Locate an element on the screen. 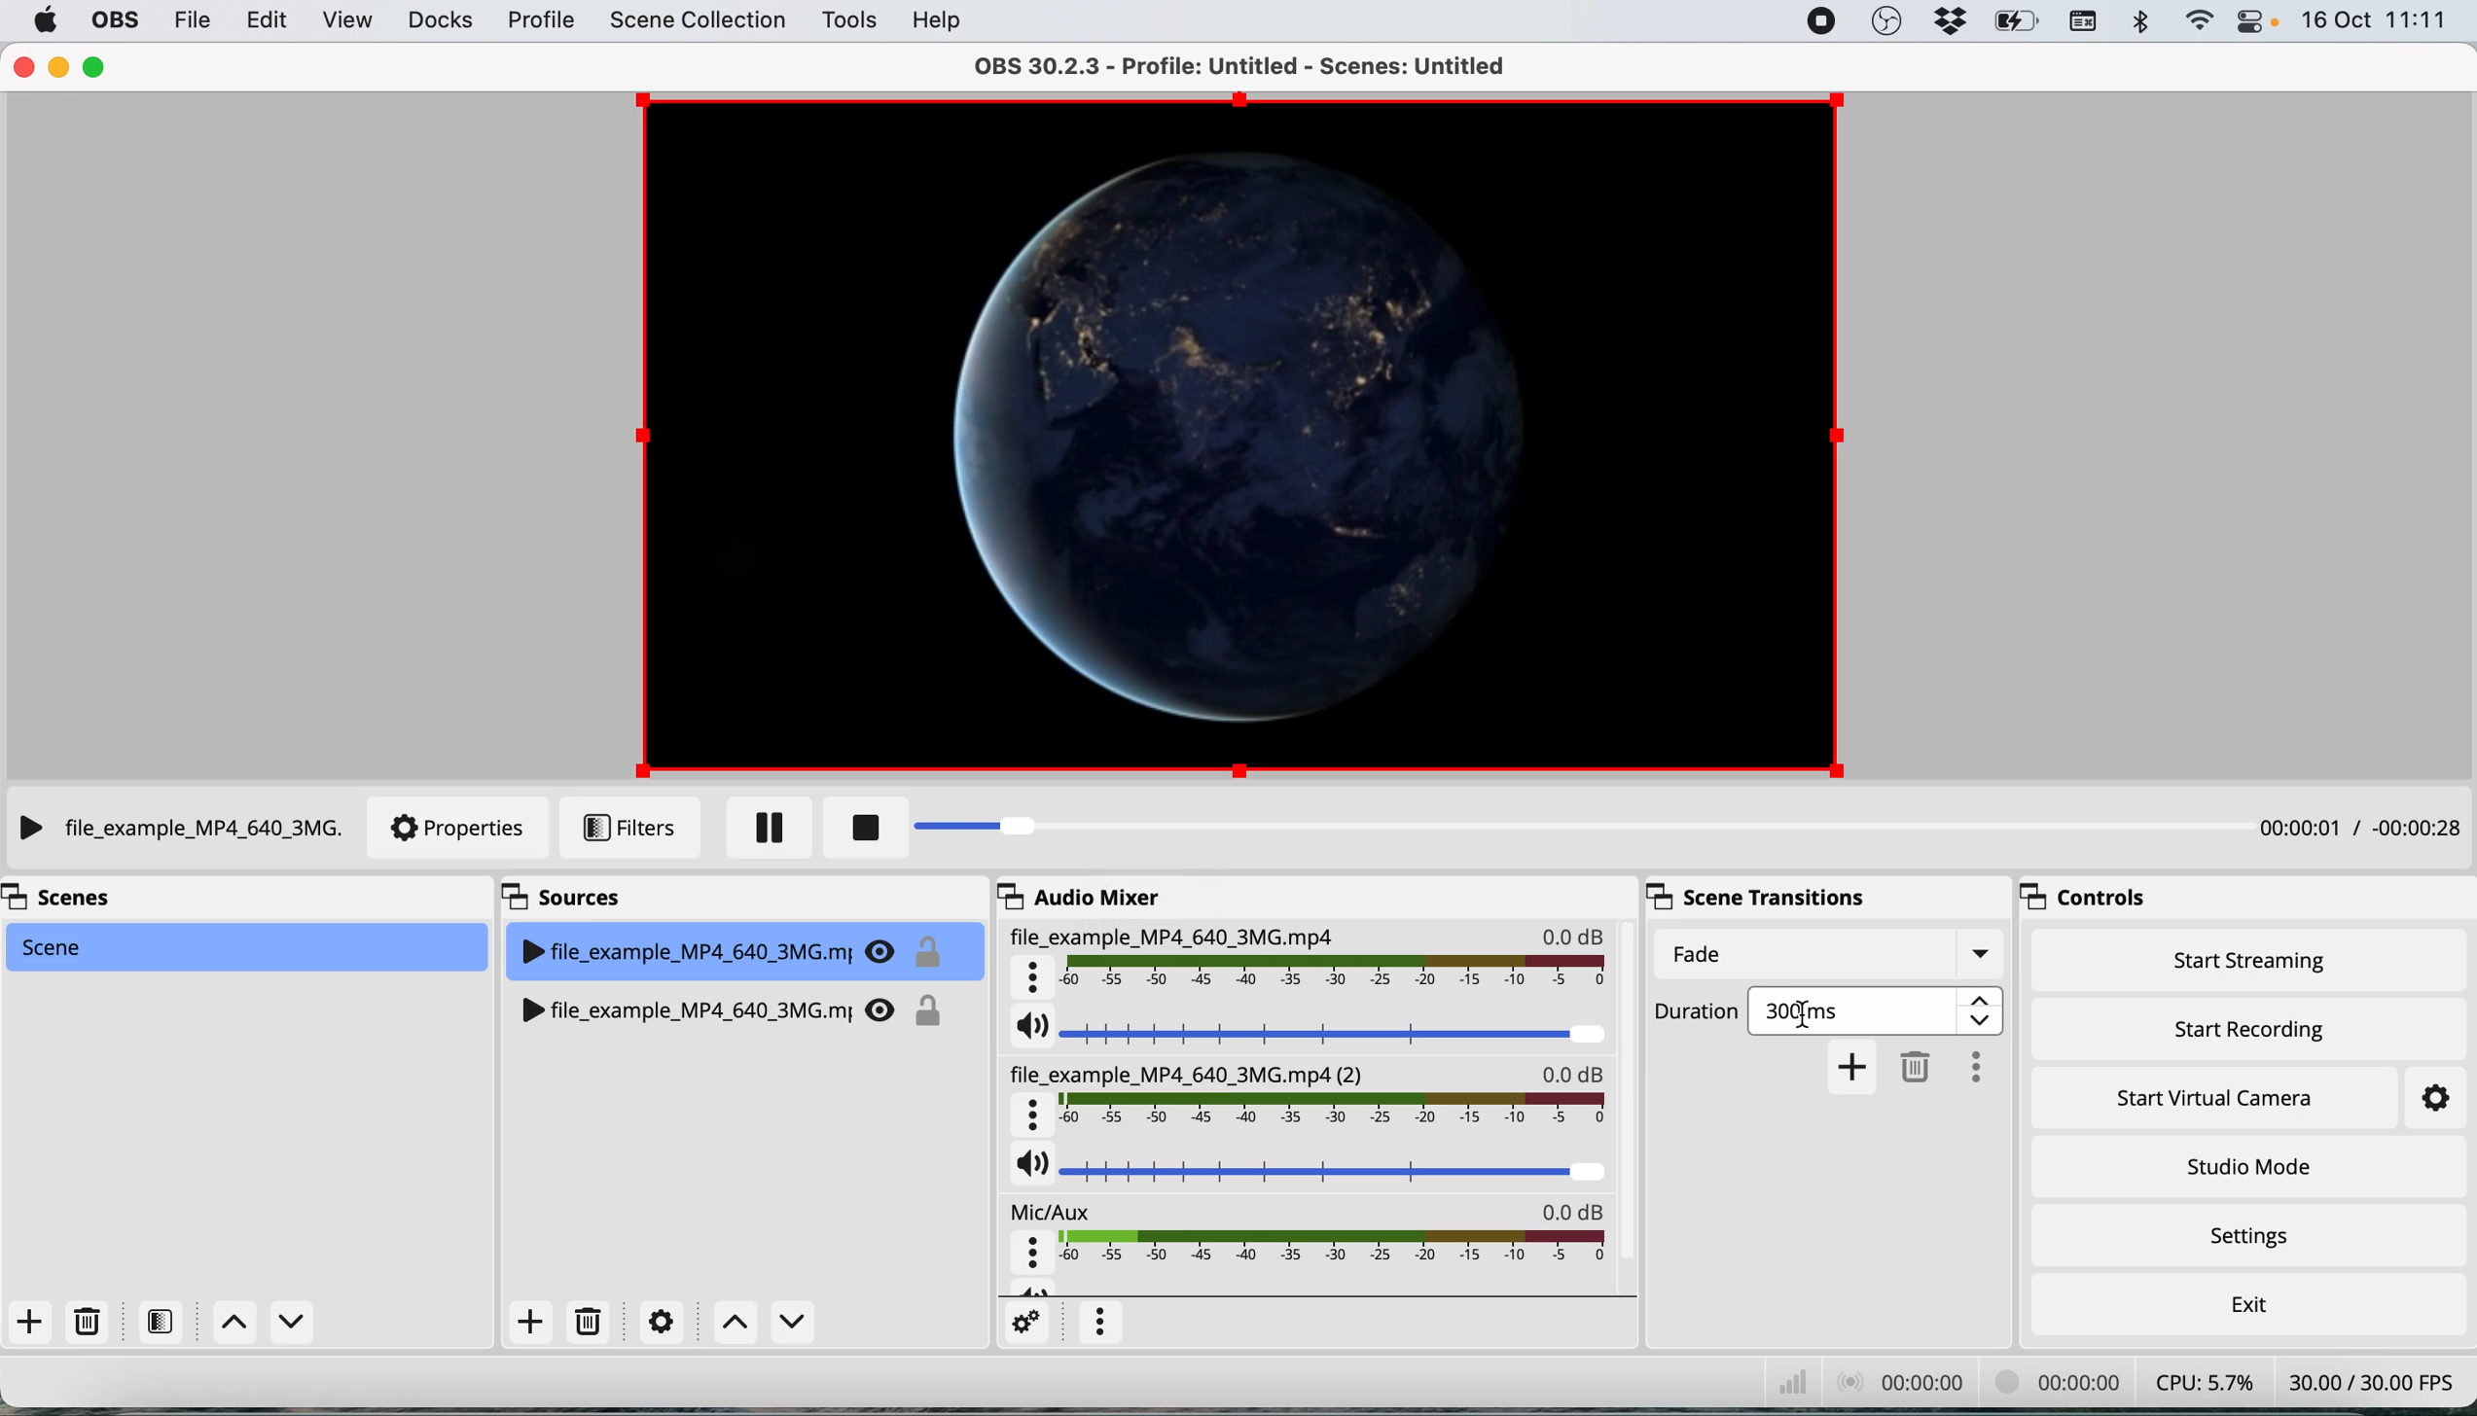  source audio is located at coordinates (1303, 1105).